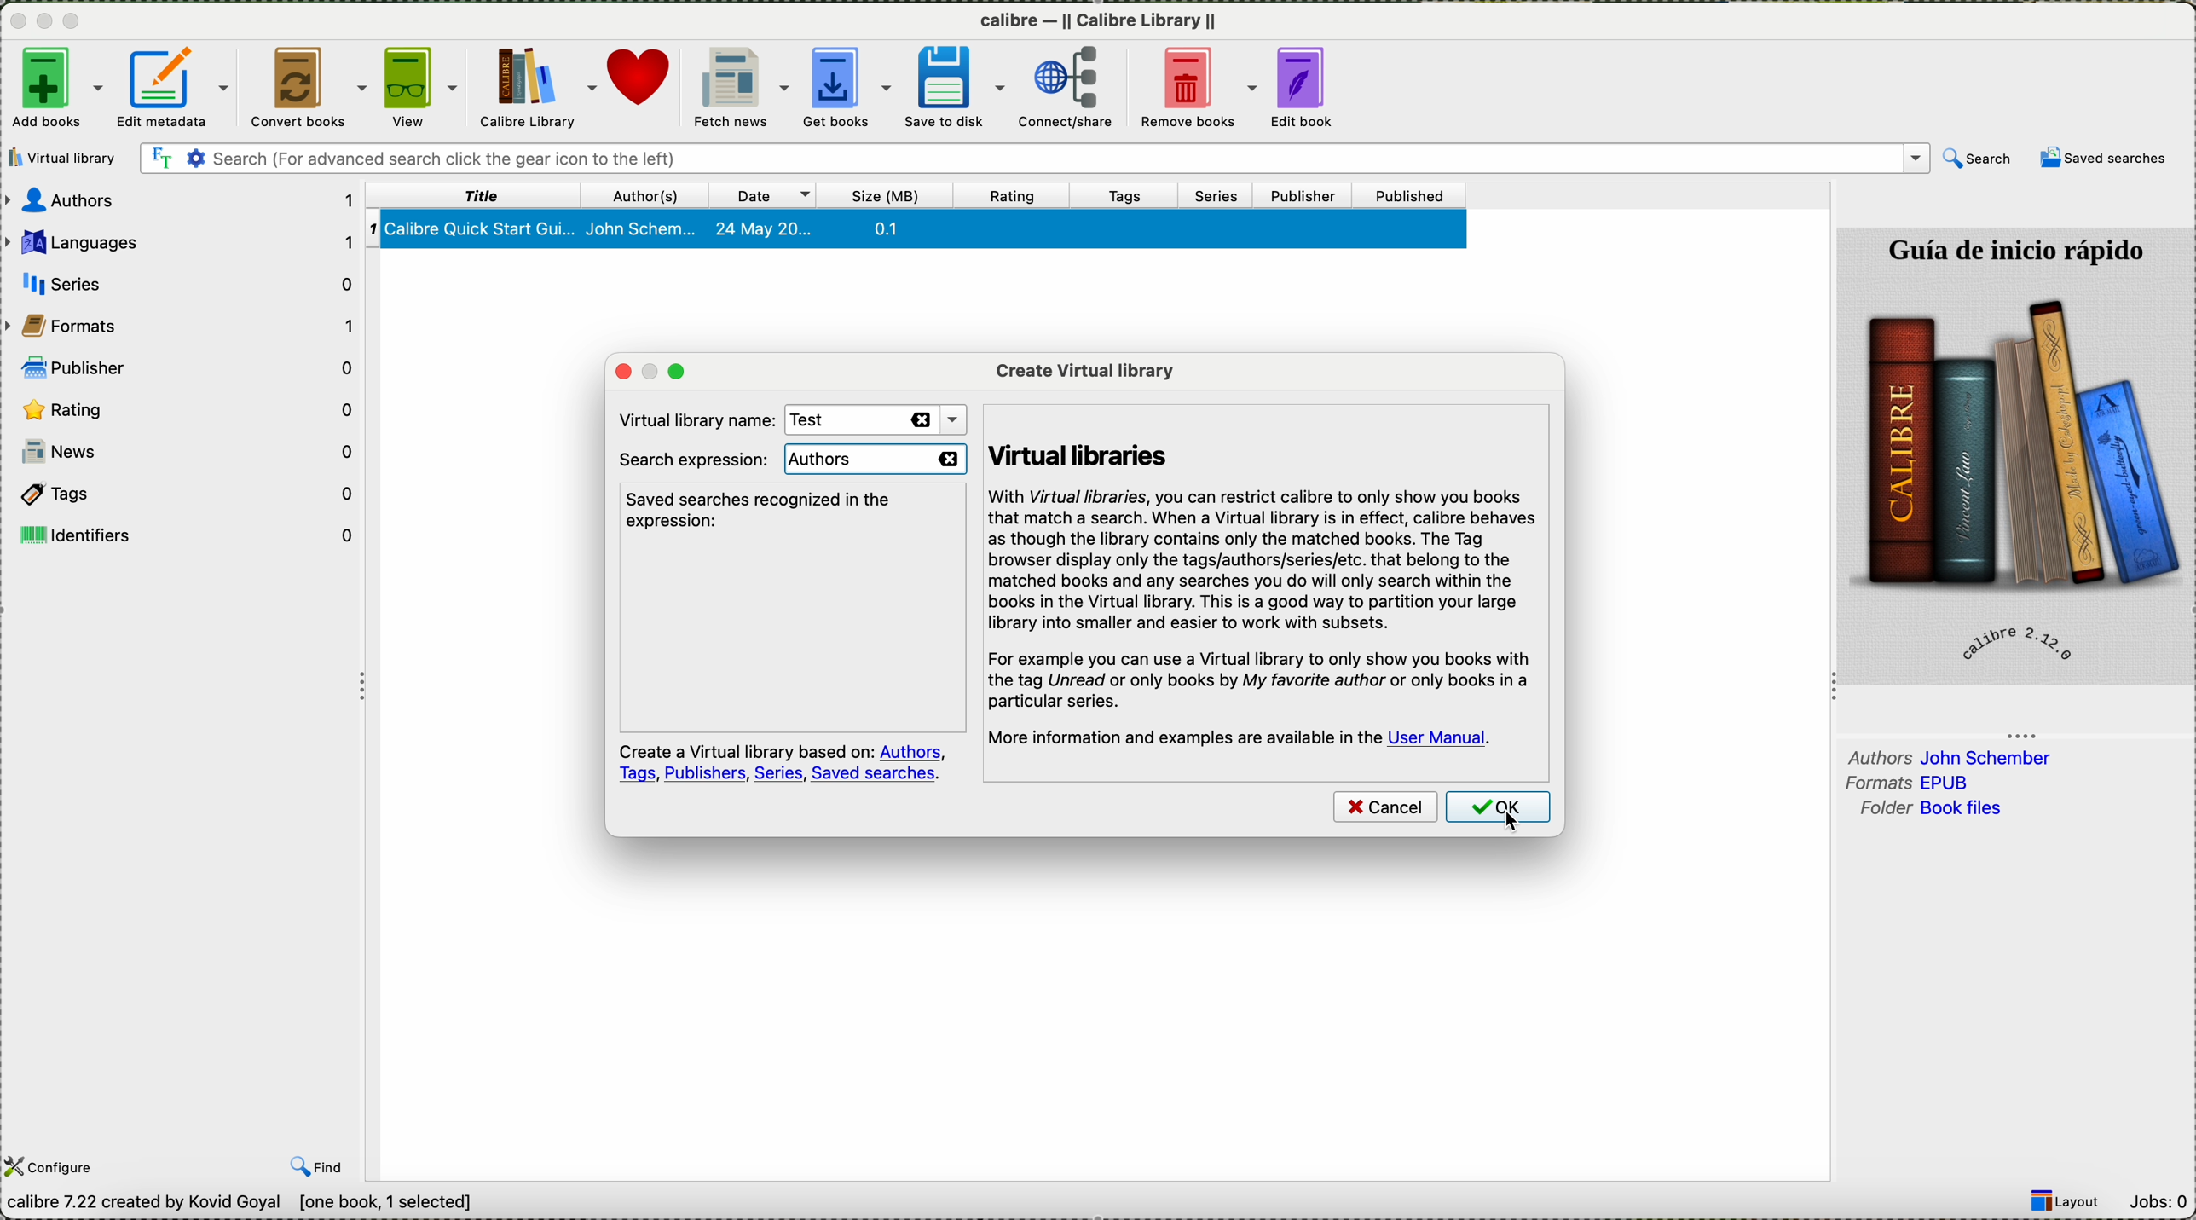 Image resolution: width=2196 pixels, height=1220 pixels. What do you see at coordinates (1085, 368) in the screenshot?
I see `create virtual library` at bounding box center [1085, 368].